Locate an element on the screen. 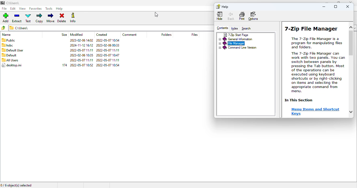 Image resolution: width=357 pixels, height=188 pixels. size is located at coordinates (65, 65).